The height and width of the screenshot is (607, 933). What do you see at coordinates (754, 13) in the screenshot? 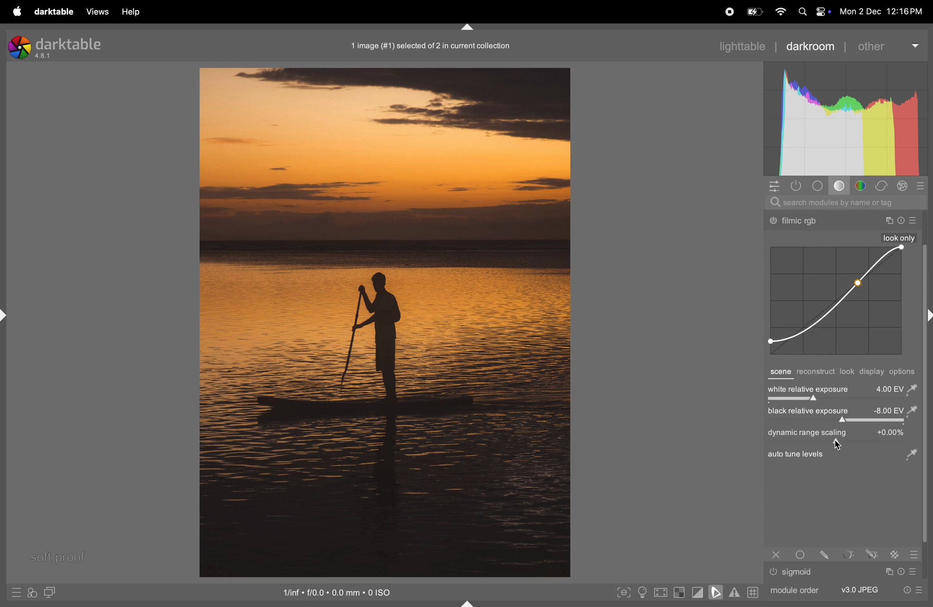
I see `batttery` at bounding box center [754, 13].